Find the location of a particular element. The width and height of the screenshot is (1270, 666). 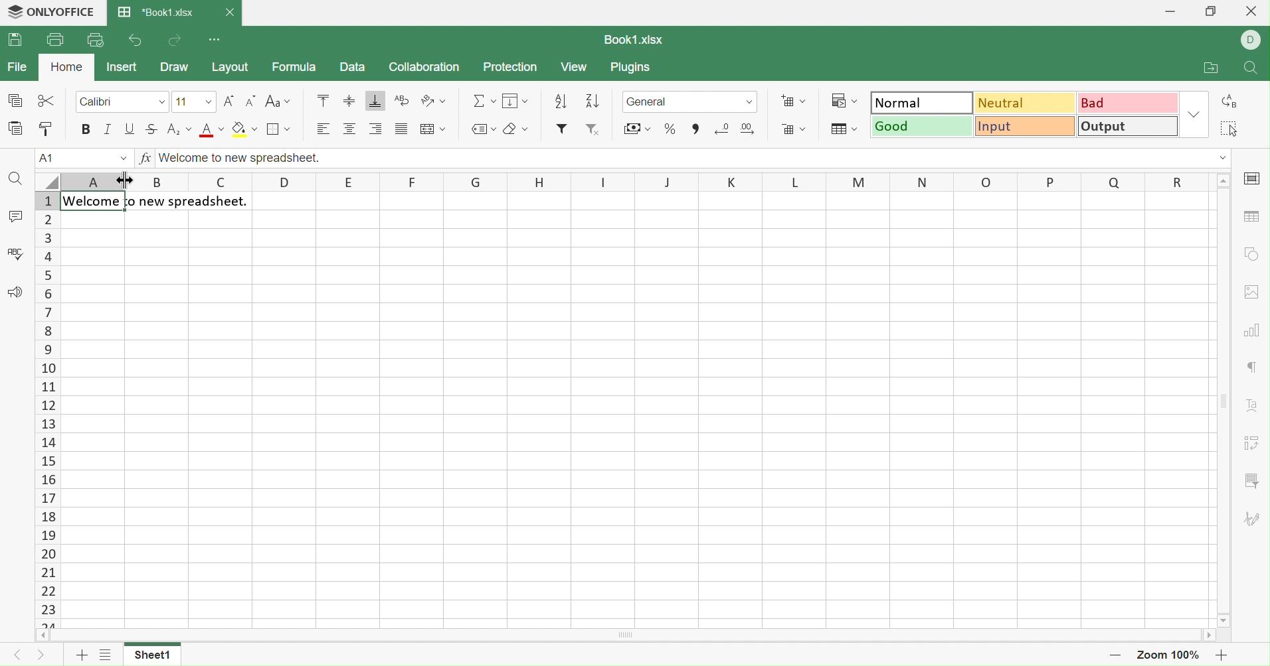

Format as table template is located at coordinates (843, 129).